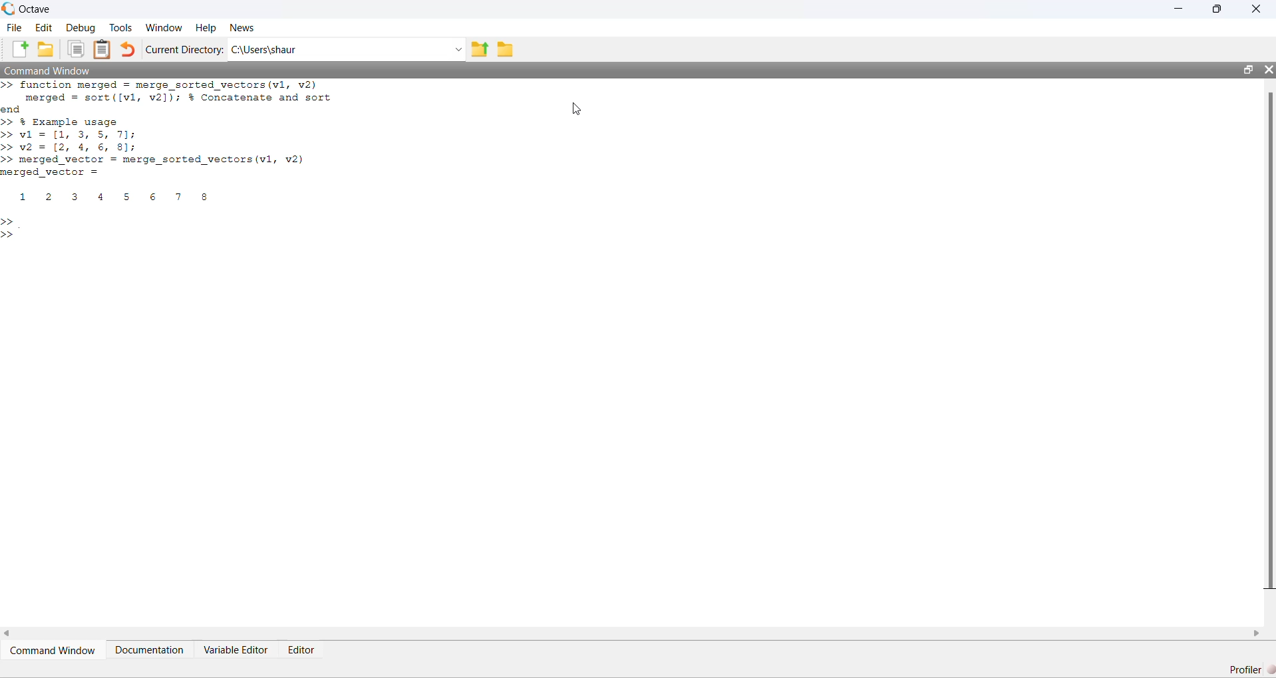  What do you see at coordinates (301, 649) in the screenshot?
I see `Editor` at bounding box center [301, 649].